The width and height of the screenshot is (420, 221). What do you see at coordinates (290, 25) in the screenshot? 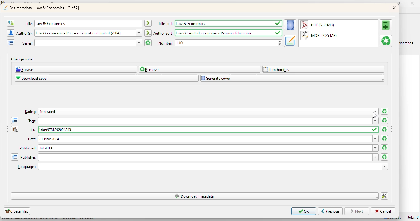
I see `set the cover for the book from the selected format` at bounding box center [290, 25].